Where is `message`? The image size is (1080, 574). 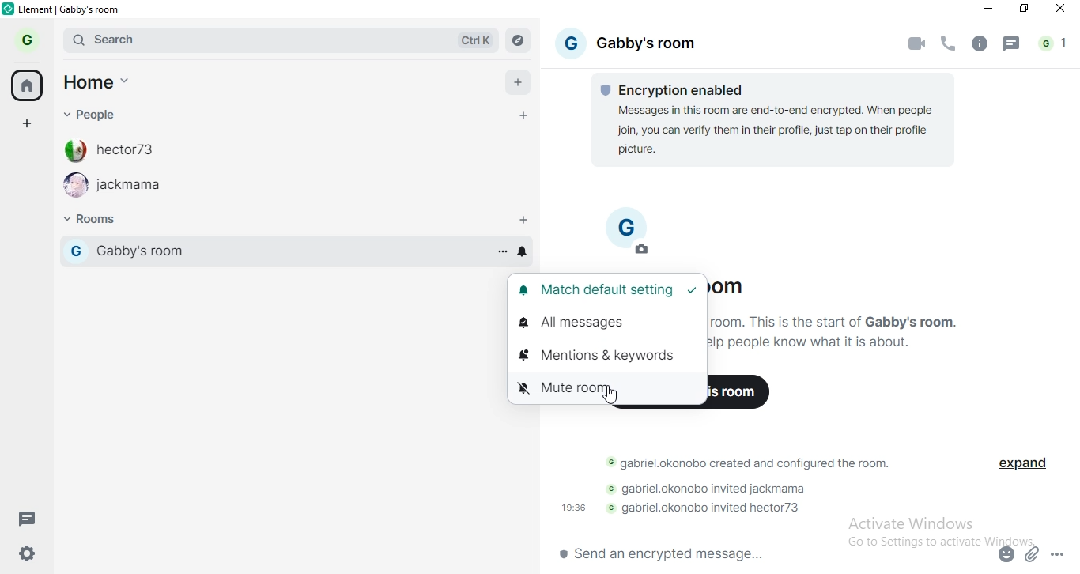 message is located at coordinates (1015, 41).